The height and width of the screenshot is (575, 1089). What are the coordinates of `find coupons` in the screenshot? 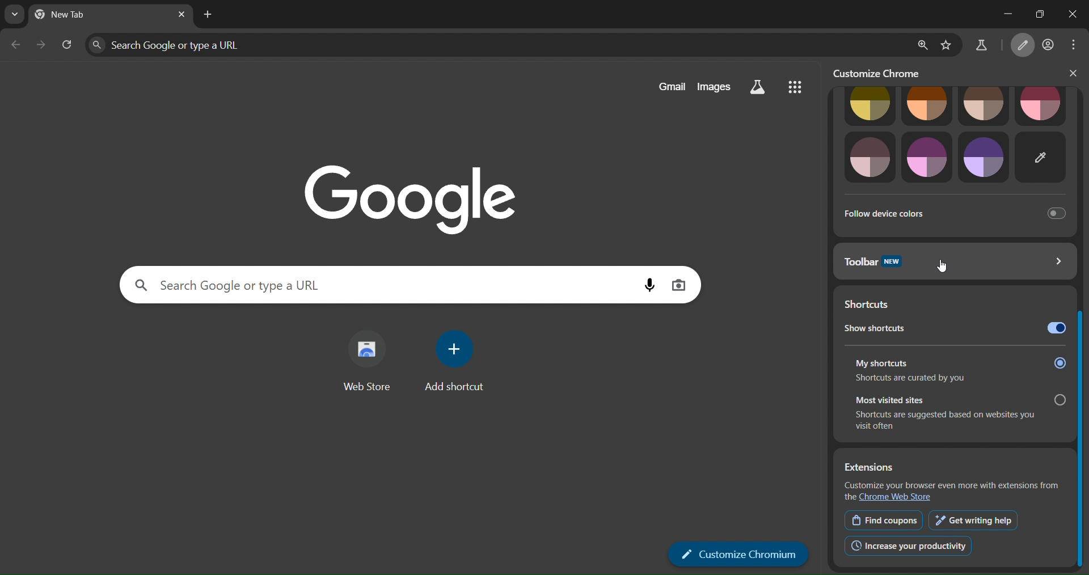 It's located at (882, 519).